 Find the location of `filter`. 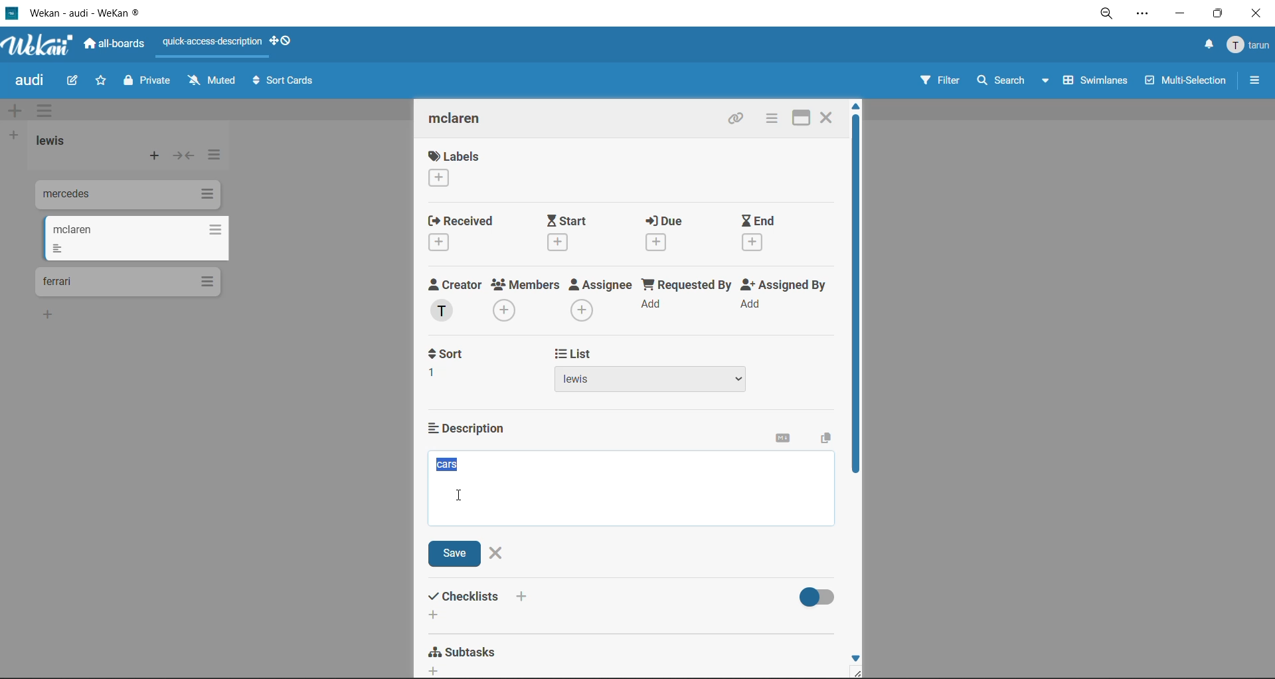

filter is located at coordinates (939, 82).